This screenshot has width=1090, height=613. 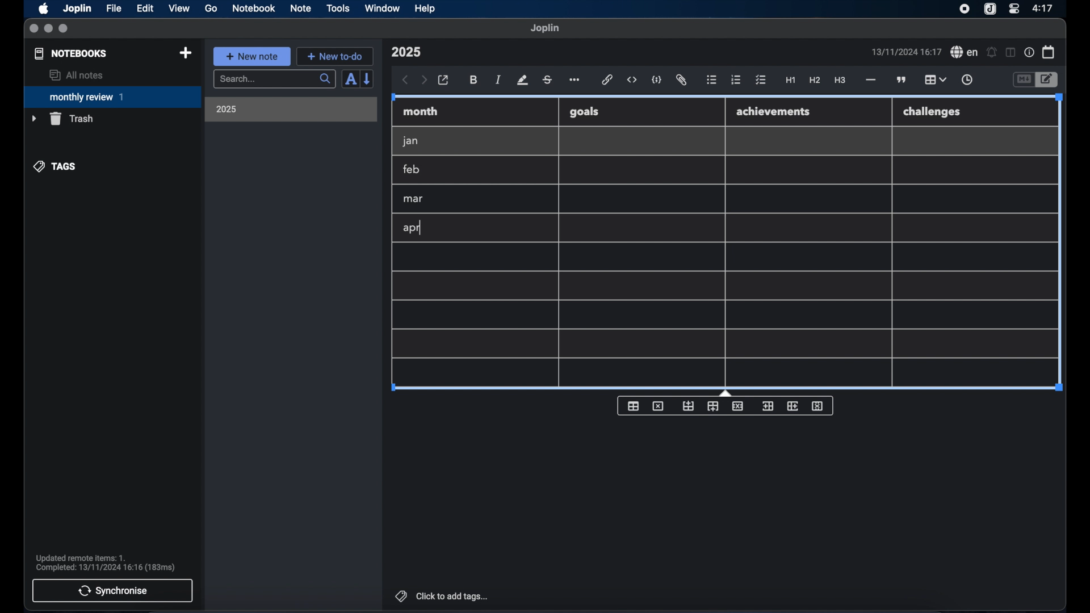 What do you see at coordinates (410, 141) in the screenshot?
I see `jan` at bounding box center [410, 141].